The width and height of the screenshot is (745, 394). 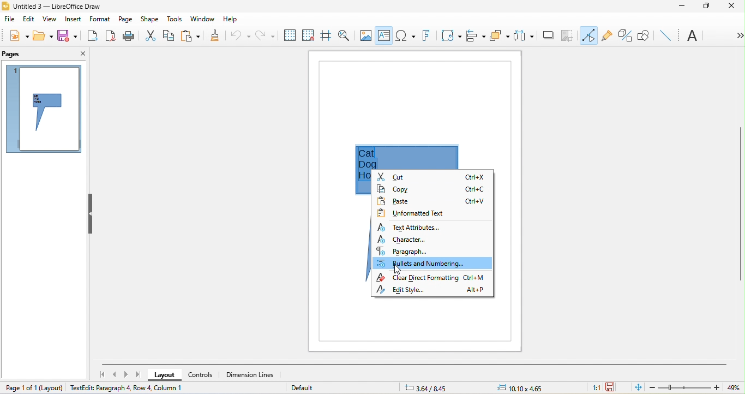 I want to click on shadow, so click(x=548, y=37).